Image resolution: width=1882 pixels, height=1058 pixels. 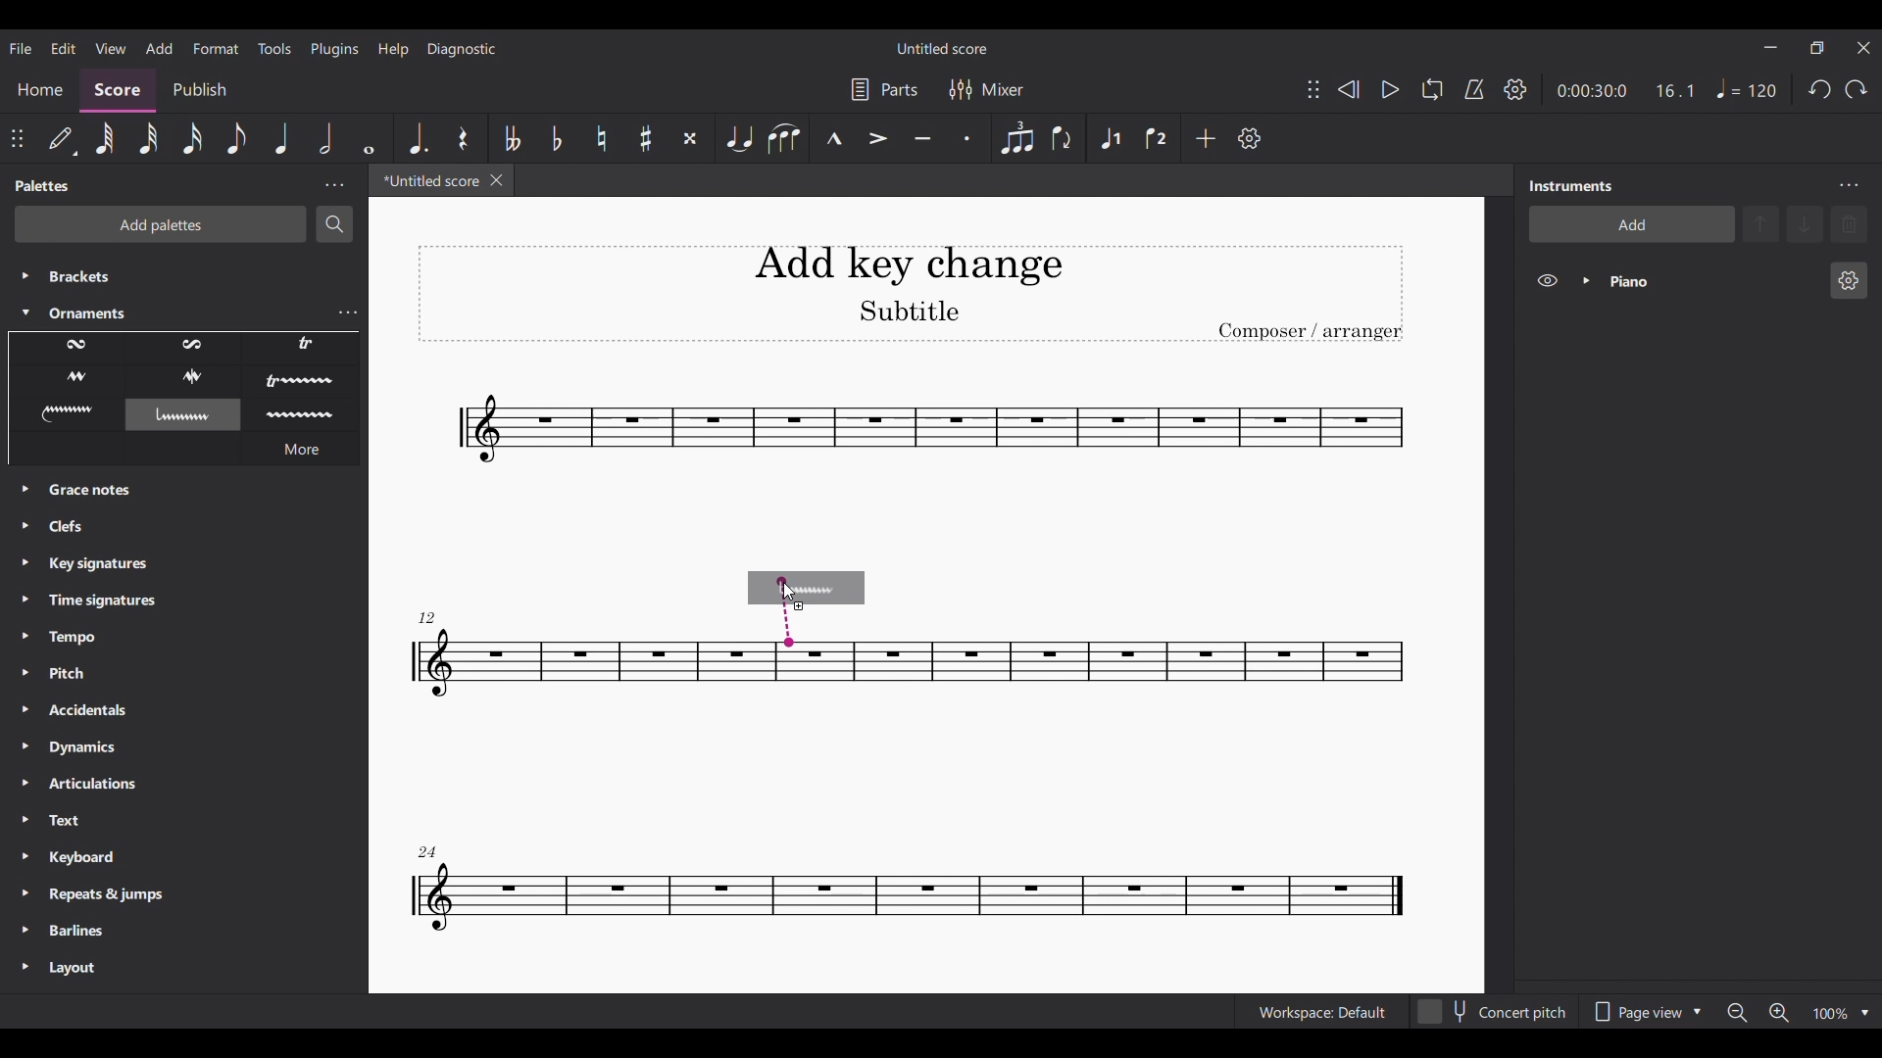 What do you see at coordinates (1065, 138) in the screenshot?
I see `Flip direction` at bounding box center [1065, 138].